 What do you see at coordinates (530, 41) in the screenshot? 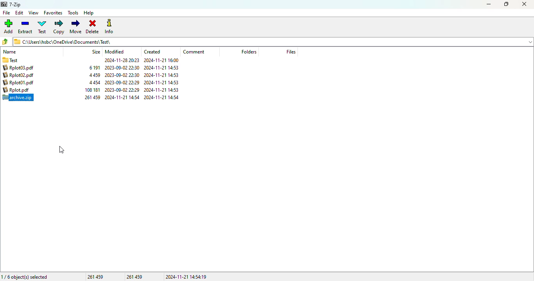
I see `dropdown` at bounding box center [530, 41].